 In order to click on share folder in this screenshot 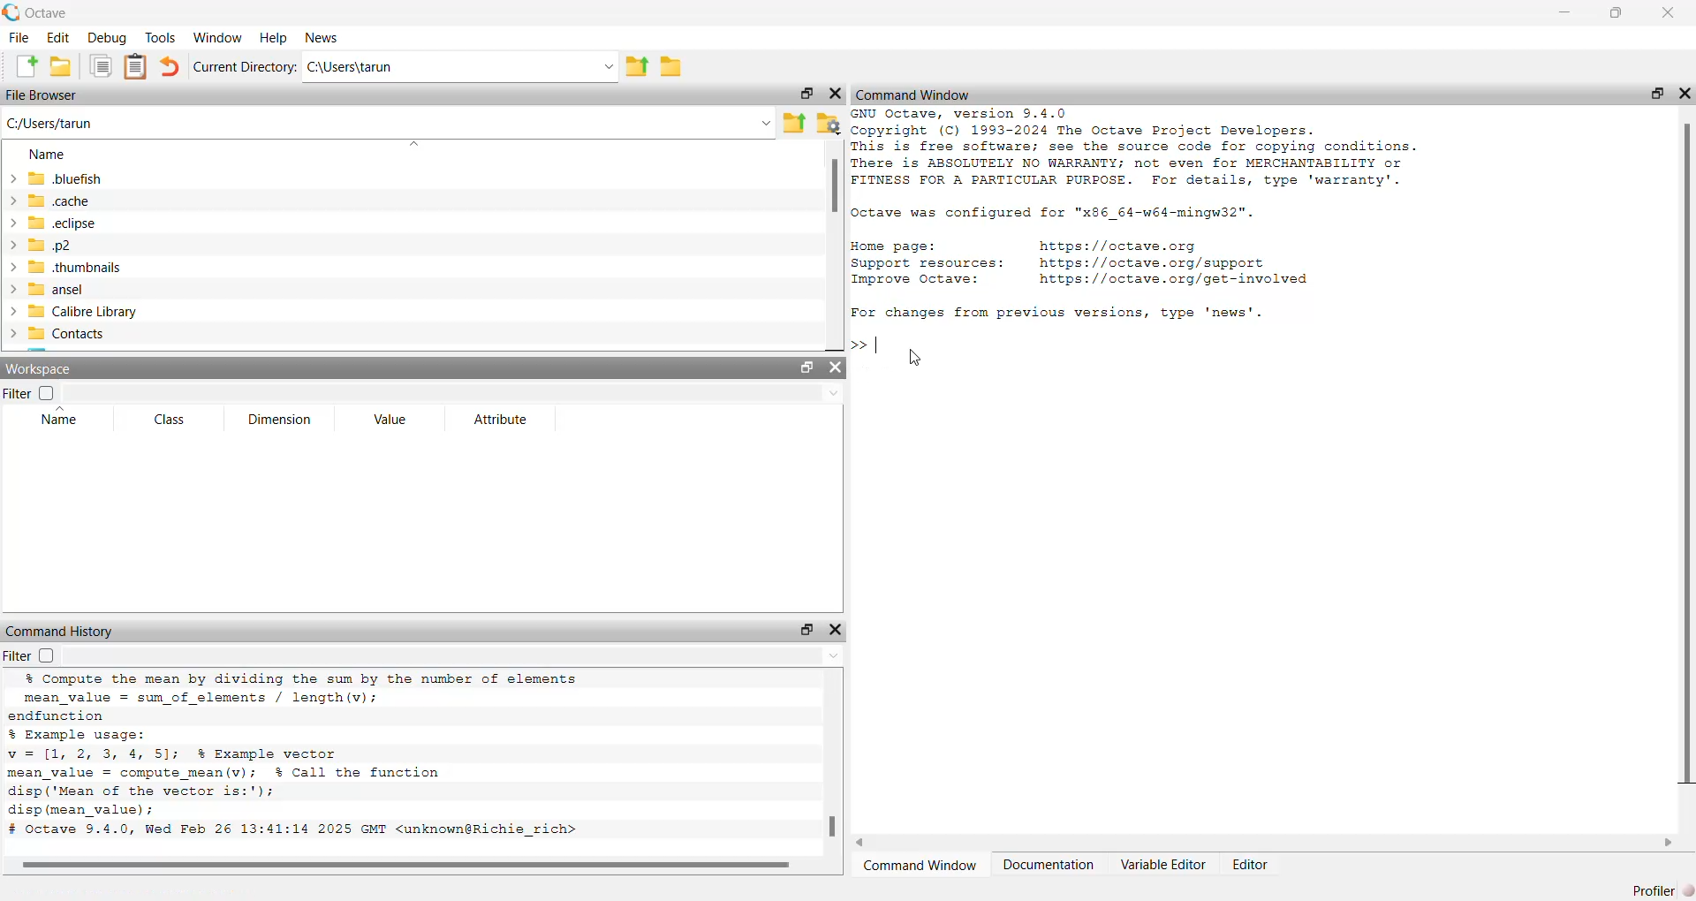, I will do `click(794, 124)`.